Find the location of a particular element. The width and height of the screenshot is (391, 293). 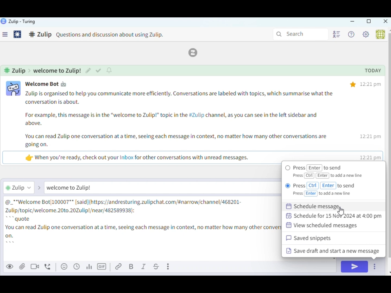

Enter to send is located at coordinates (322, 168).